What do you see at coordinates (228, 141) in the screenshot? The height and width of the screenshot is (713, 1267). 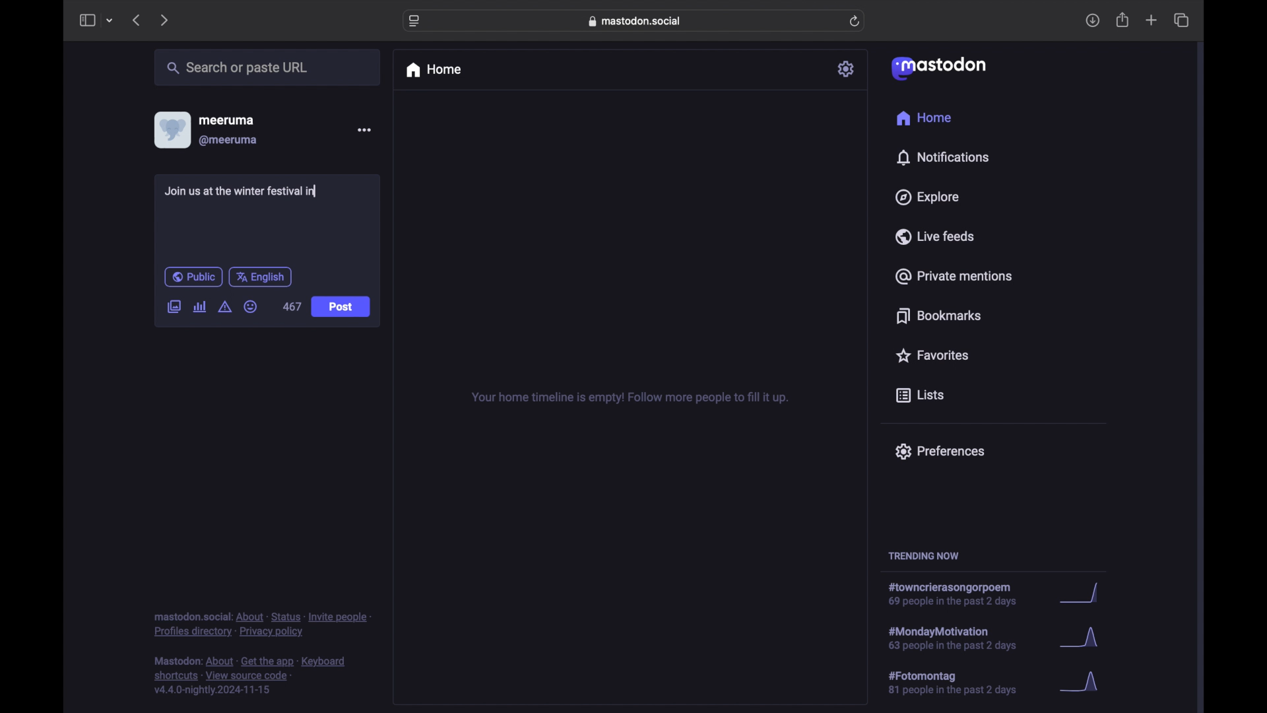 I see `@meeruma` at bounding box center [228, 141].